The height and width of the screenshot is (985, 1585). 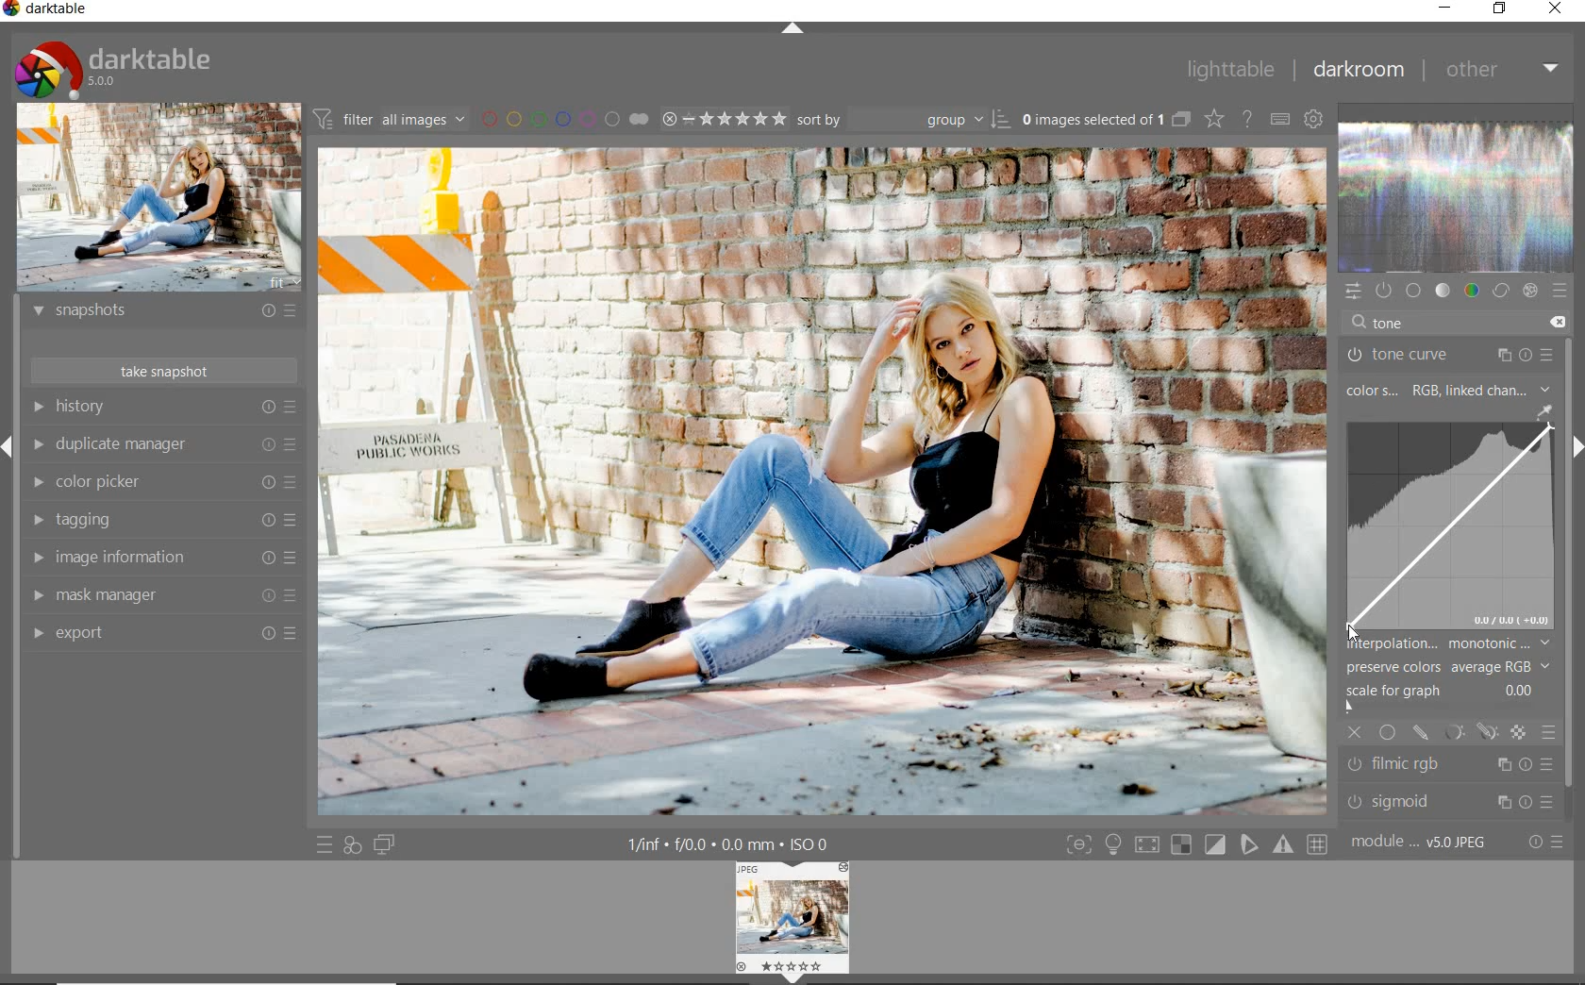 I want to click on color picker, so click(x=166, y=483).